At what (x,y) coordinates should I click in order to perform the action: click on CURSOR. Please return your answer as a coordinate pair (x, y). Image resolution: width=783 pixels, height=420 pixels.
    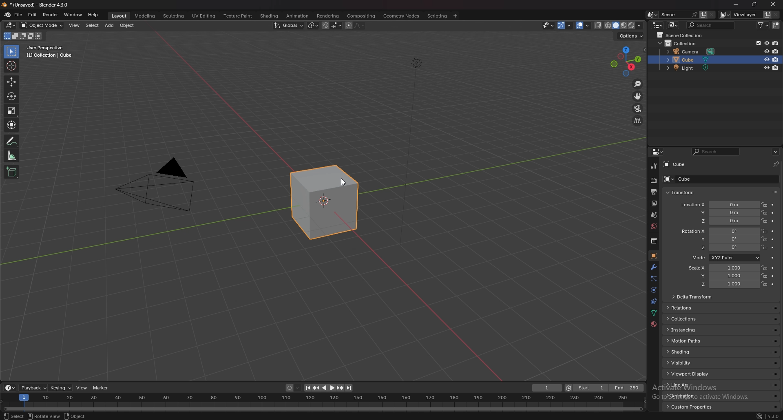
    Looking at the image, I should click on (346, 183).